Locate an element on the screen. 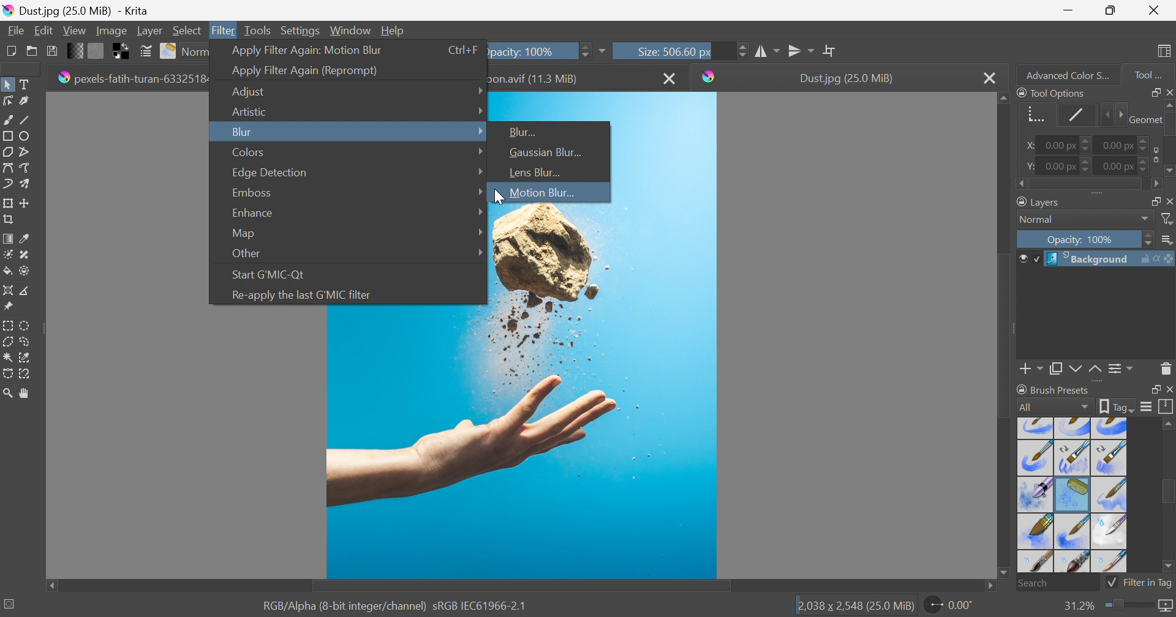 This screenshot has height=617, width=1176. Lens Blur... is located at coordinates (533, 172).